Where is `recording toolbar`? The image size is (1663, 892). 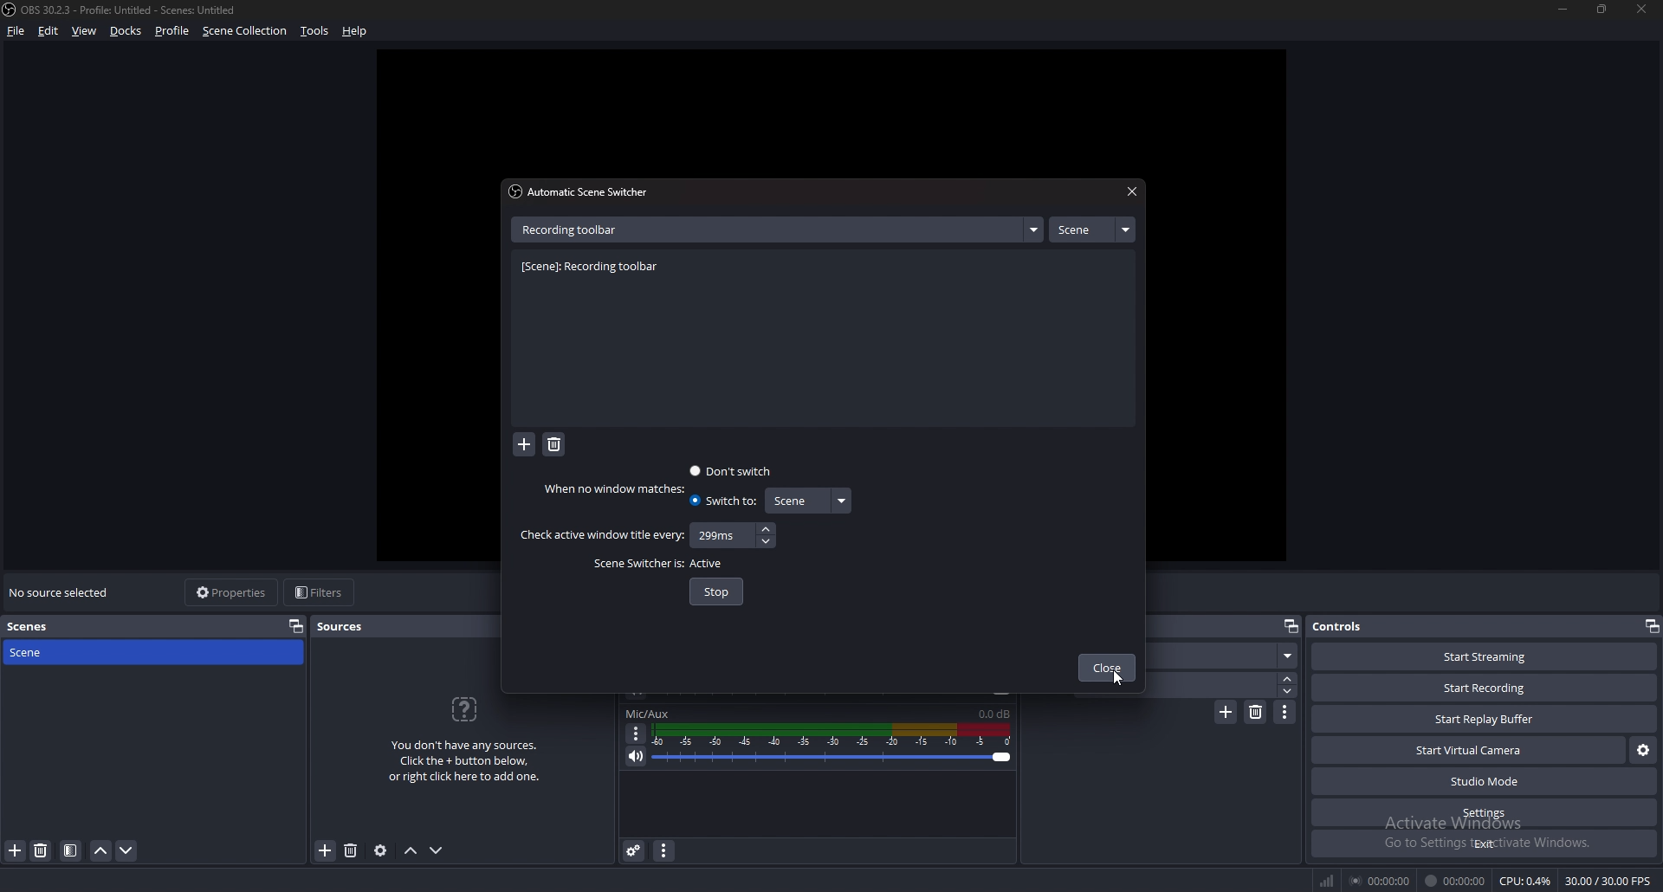
recording toolbar is located at coordinates (595, 268).